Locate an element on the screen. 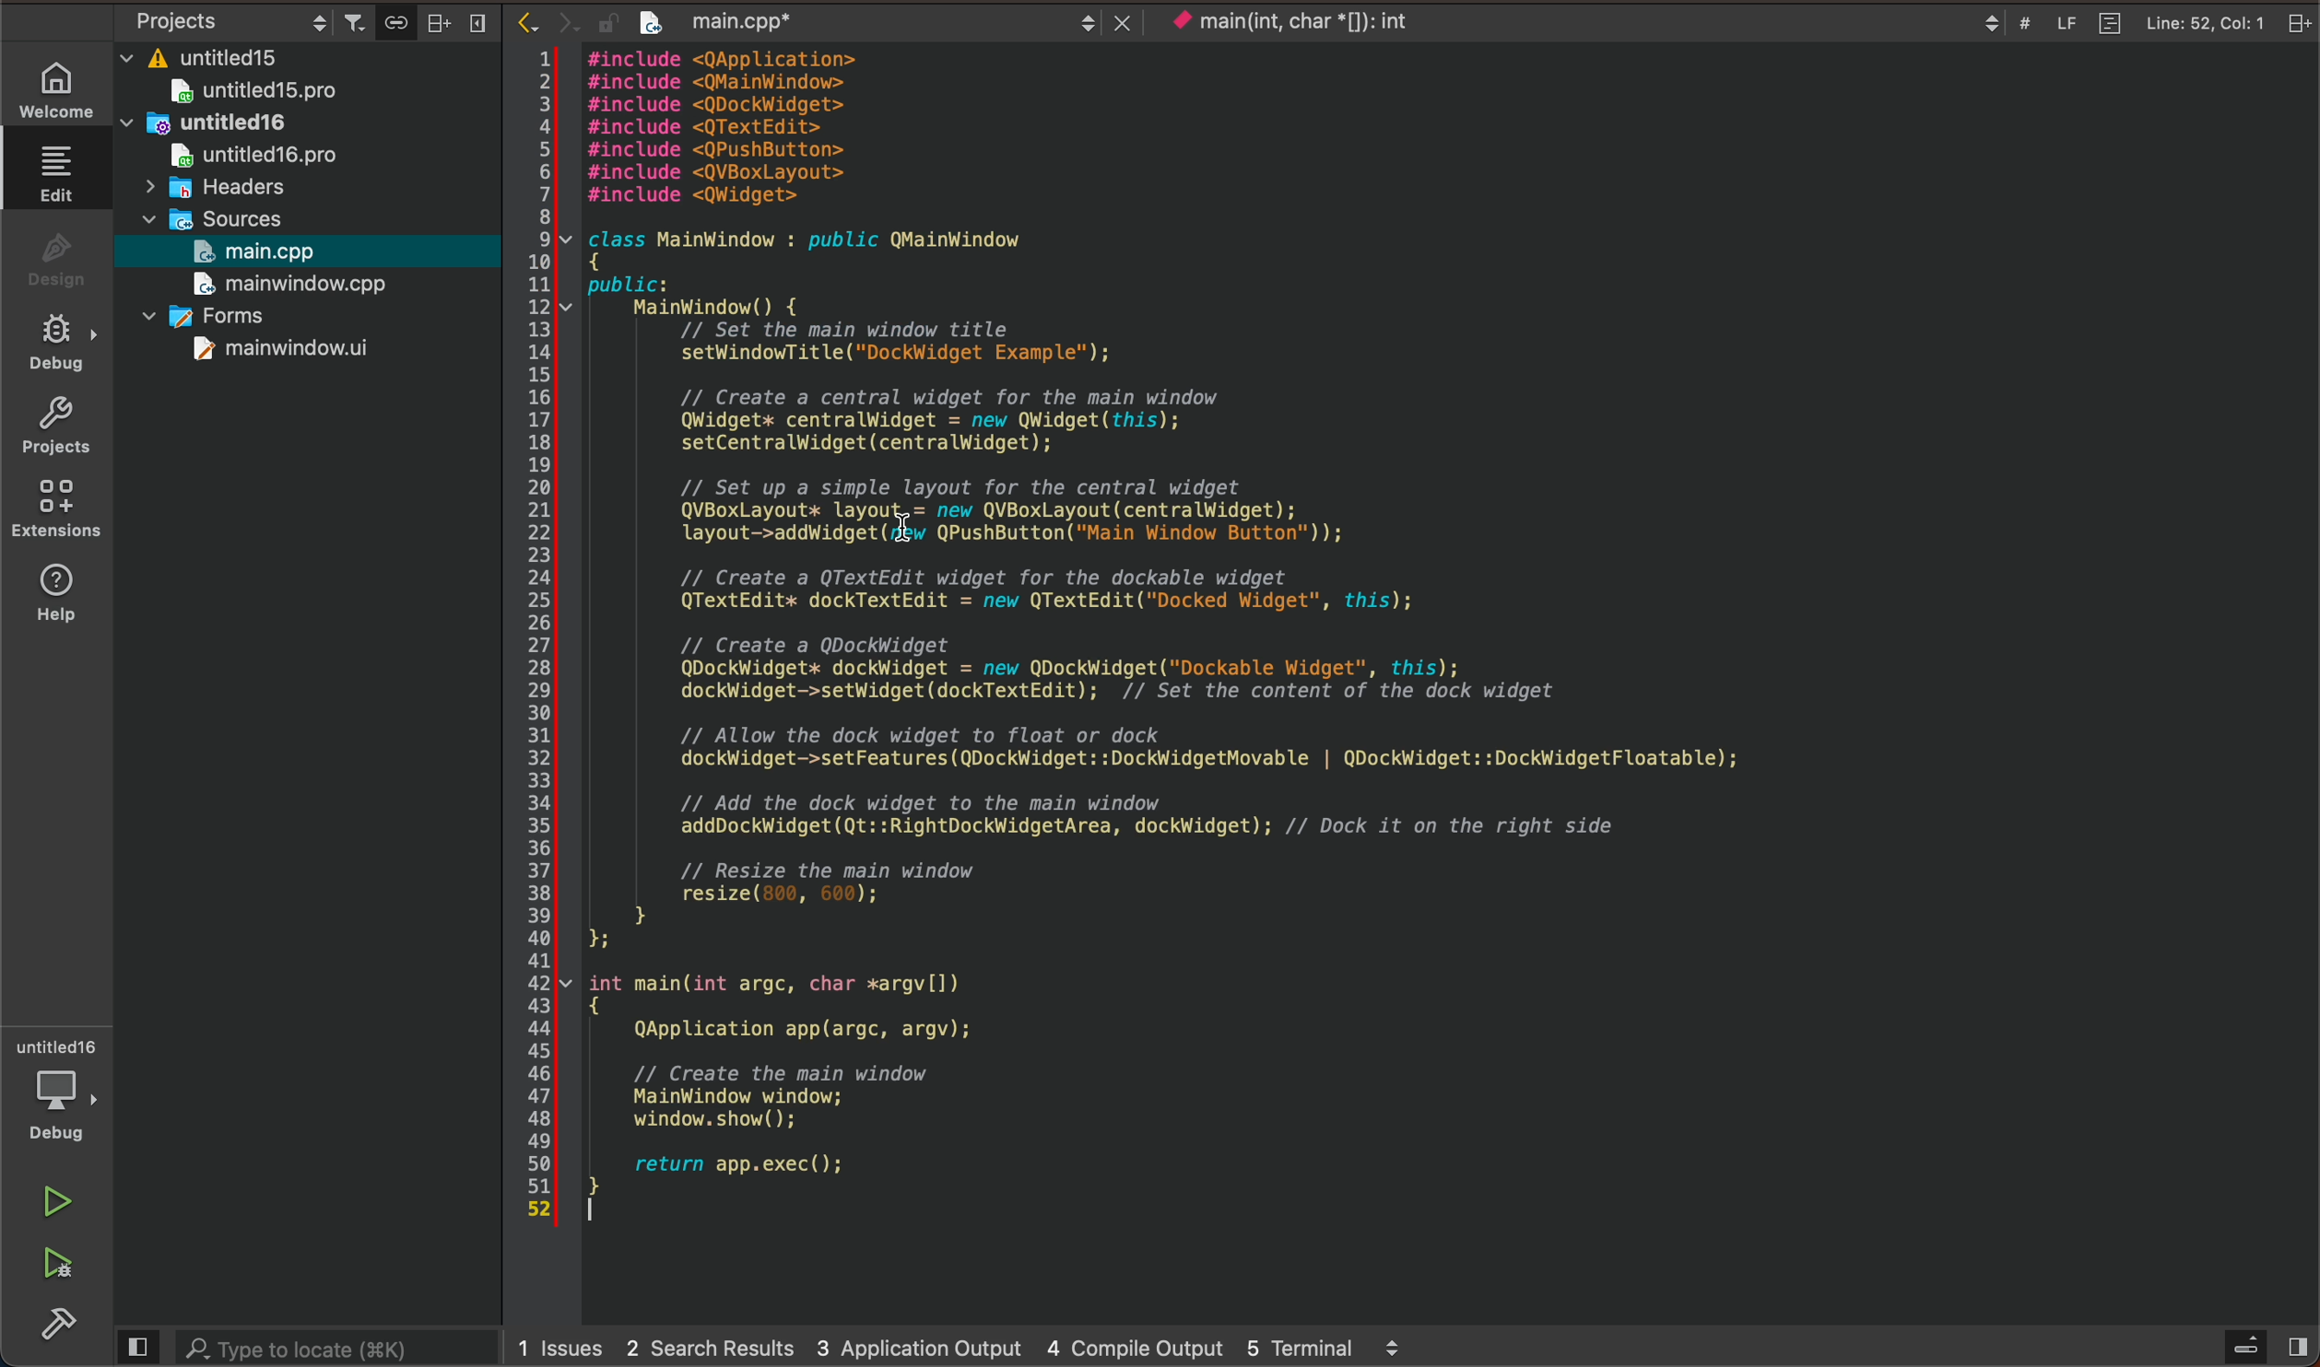 This screenshot has width=2320, height=1367. untitled16 is located at coordinates (211, 122).